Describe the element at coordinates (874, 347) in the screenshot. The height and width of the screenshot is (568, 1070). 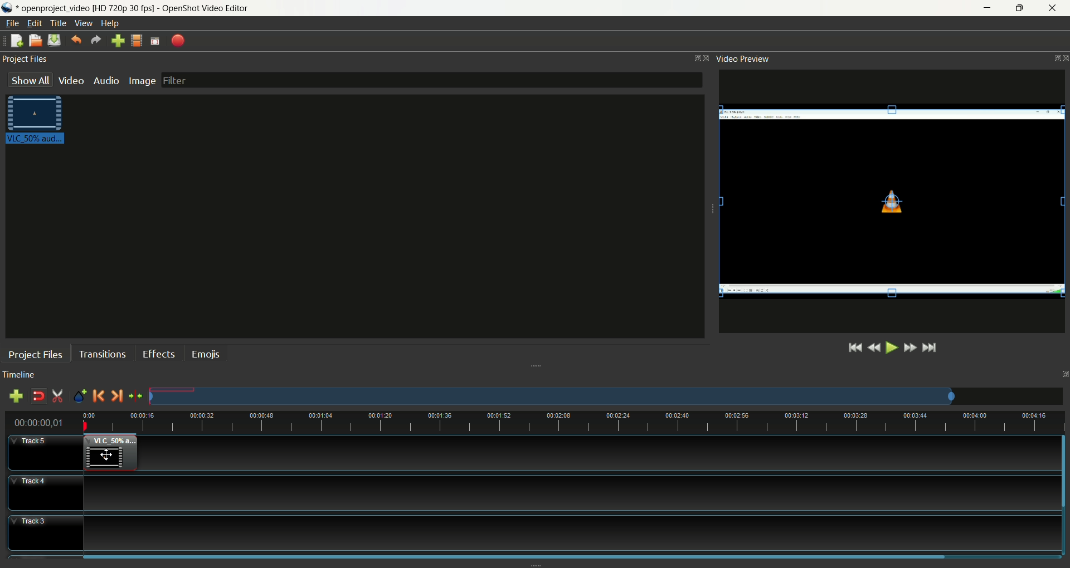
I see `rewind` at that location.